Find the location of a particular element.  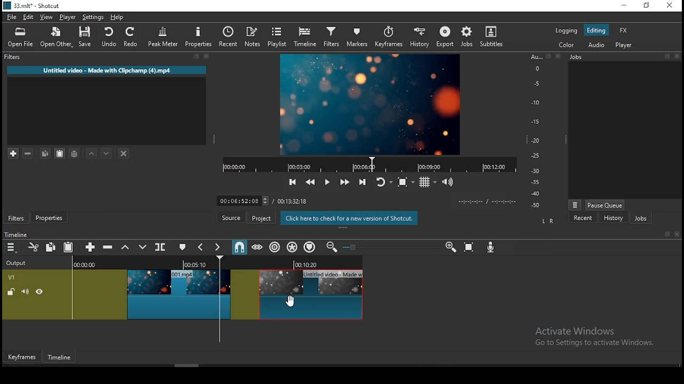

(un)hide is located at coordinates (41, 292).